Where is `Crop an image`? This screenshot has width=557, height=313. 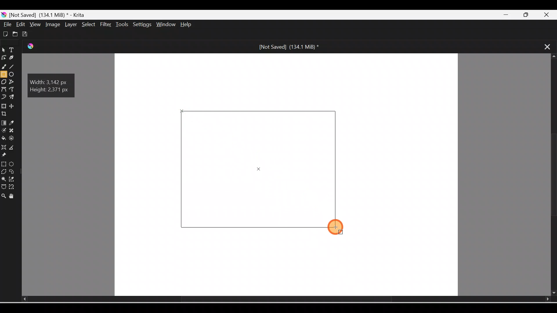 Crop an image is located at coordinates (7, 114).